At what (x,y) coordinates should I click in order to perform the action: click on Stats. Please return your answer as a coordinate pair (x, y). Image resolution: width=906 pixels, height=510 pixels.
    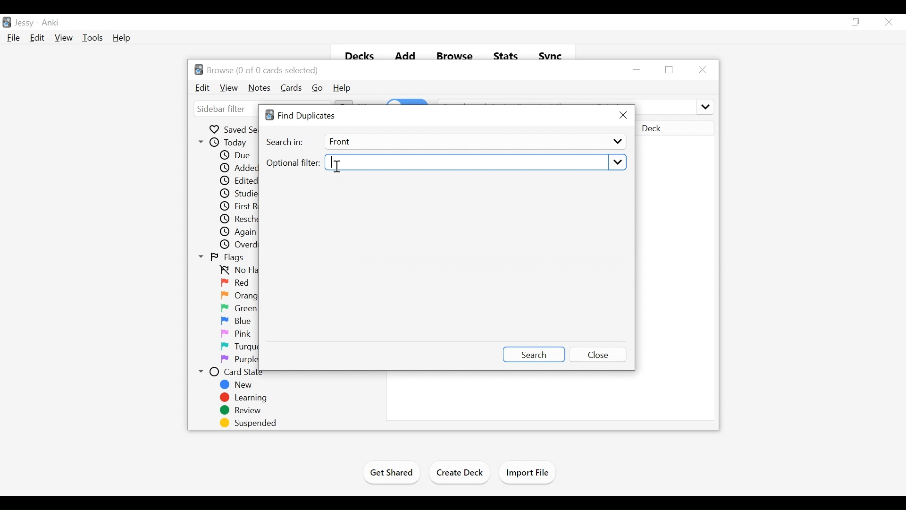
    Looking at the image, I should click on (505, 54).